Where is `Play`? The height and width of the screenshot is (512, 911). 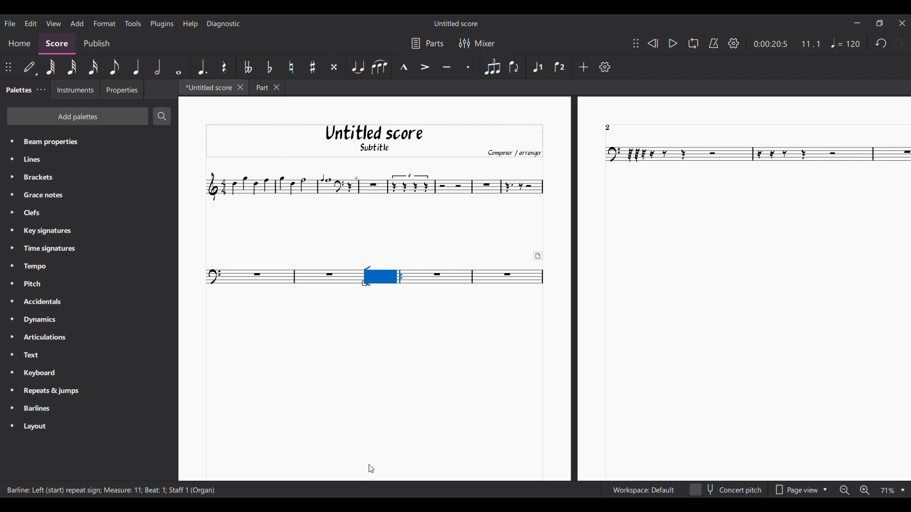 Play is located at coordinates (673, 44).